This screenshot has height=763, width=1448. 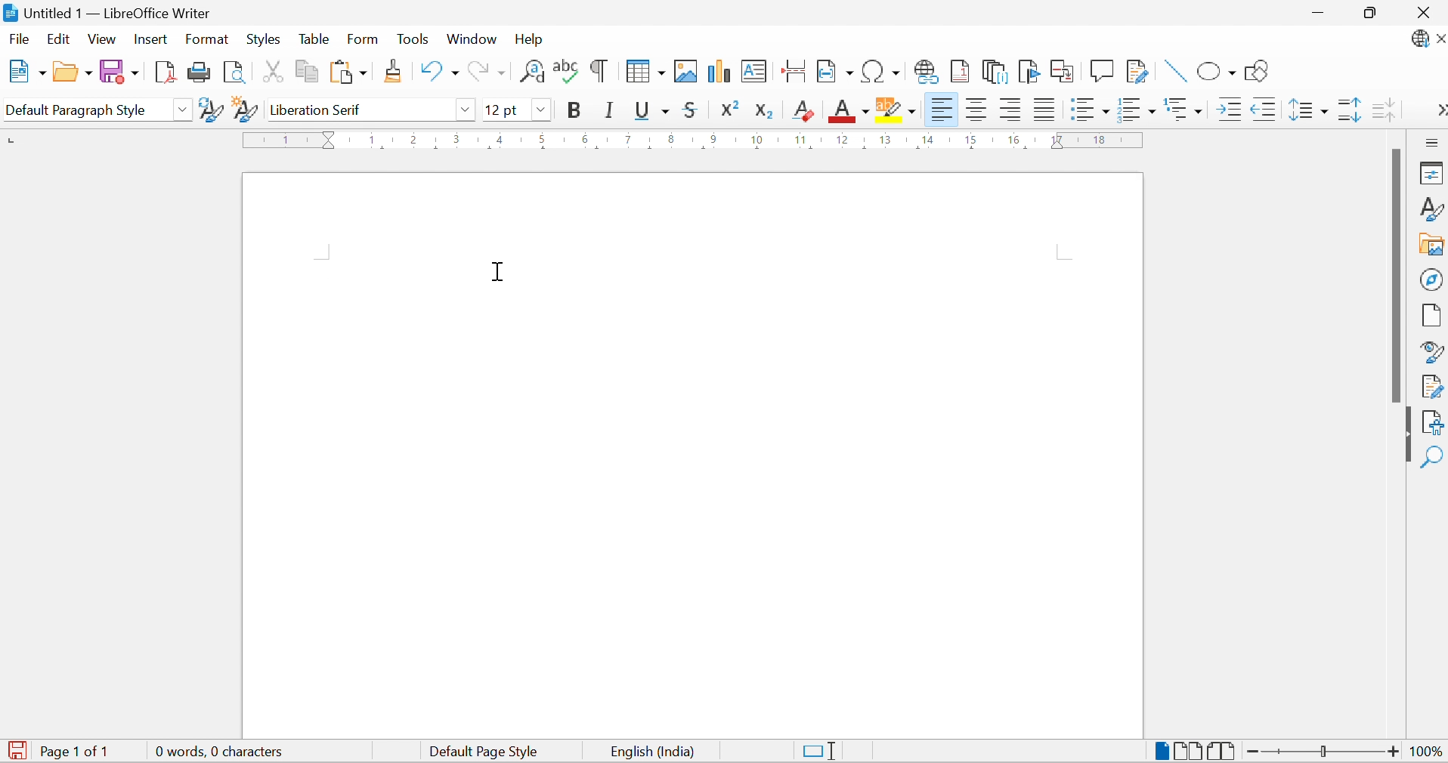 What do you see at coordinates (162, 71) in the screenshot?
I see `Export as PDF` at bounding box center [162, 71].